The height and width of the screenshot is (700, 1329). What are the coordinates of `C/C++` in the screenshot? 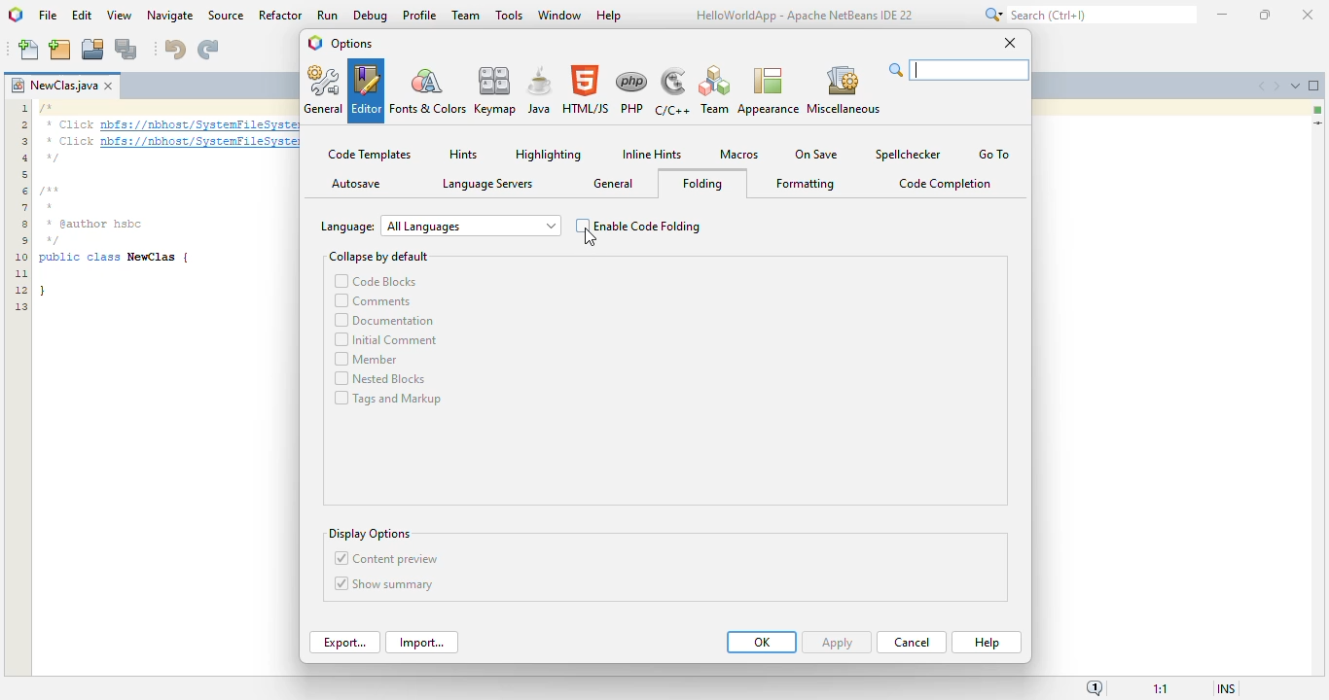 It's located at (674, 91).